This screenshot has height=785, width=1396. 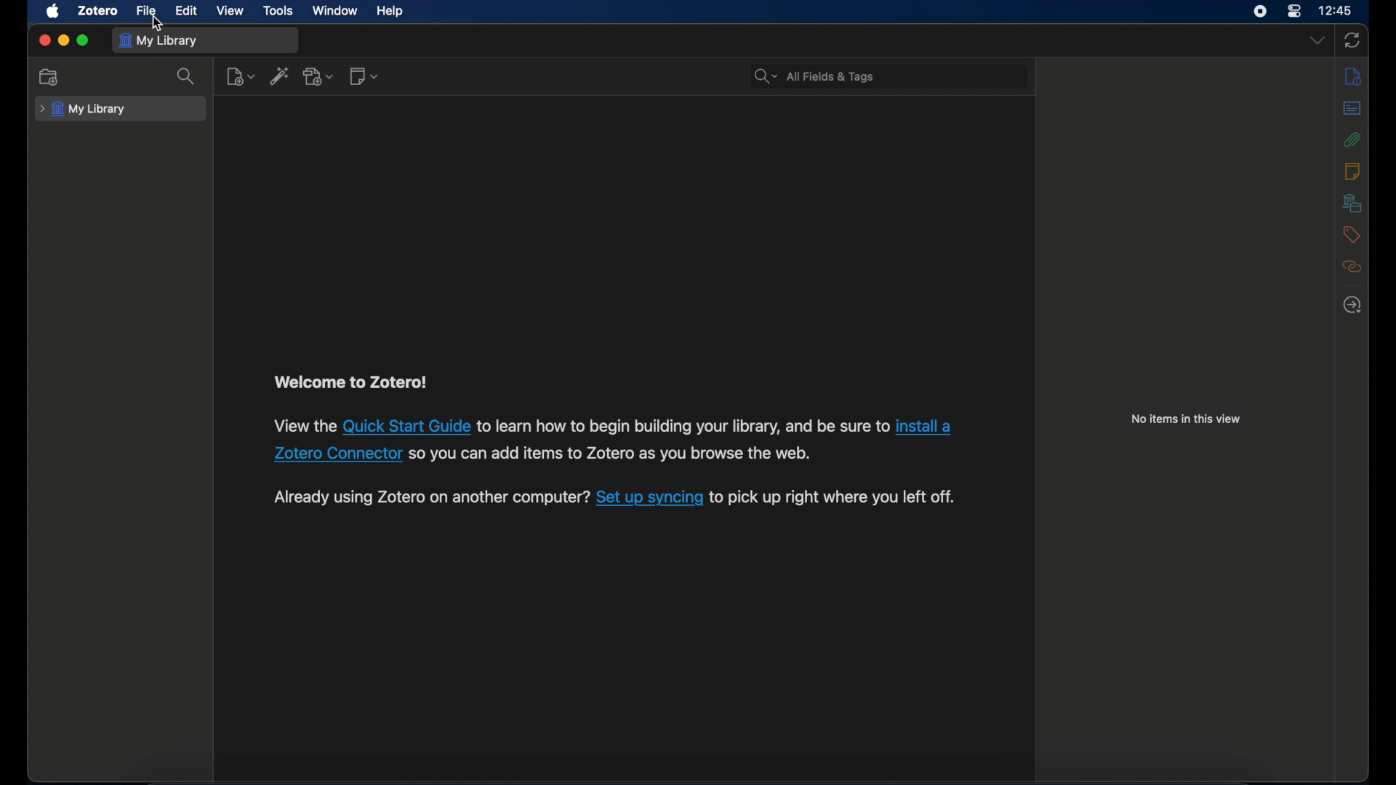 What do you see at coordinates (1352, 203) in the screenshot?
I see `libraries` at bounding box center [1352, 203].